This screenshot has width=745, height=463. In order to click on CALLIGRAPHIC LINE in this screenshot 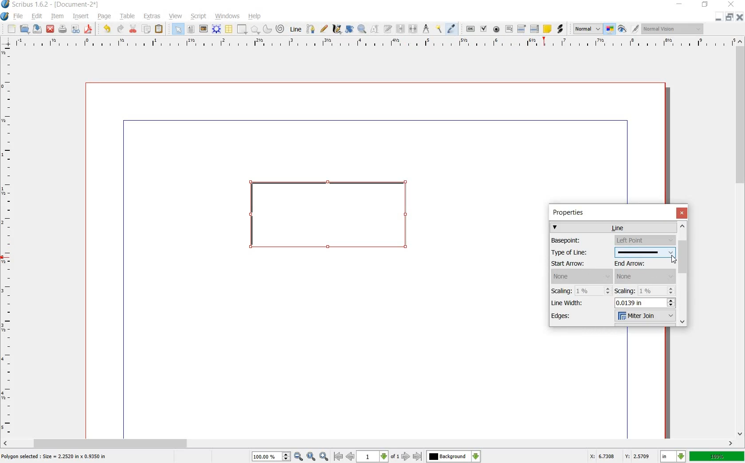, I will do `click(336, 29)`.